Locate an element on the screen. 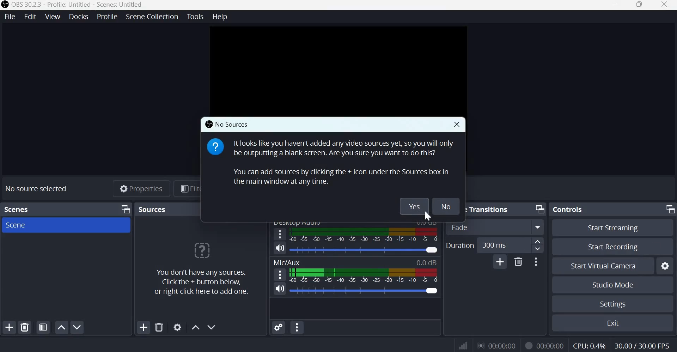  Configure virtual camera is located at coordinates (664, 266).